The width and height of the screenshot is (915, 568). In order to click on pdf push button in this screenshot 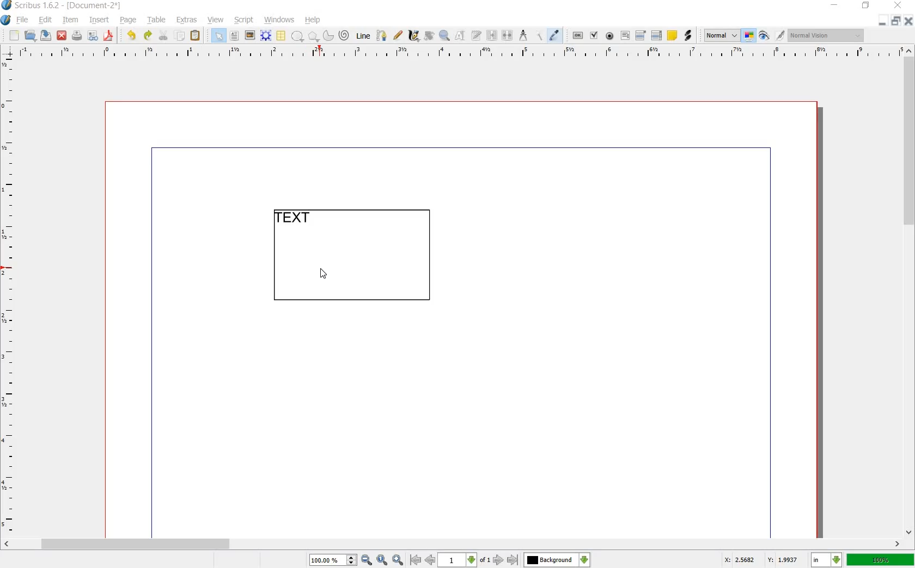, I will do `click(578, 34)`.